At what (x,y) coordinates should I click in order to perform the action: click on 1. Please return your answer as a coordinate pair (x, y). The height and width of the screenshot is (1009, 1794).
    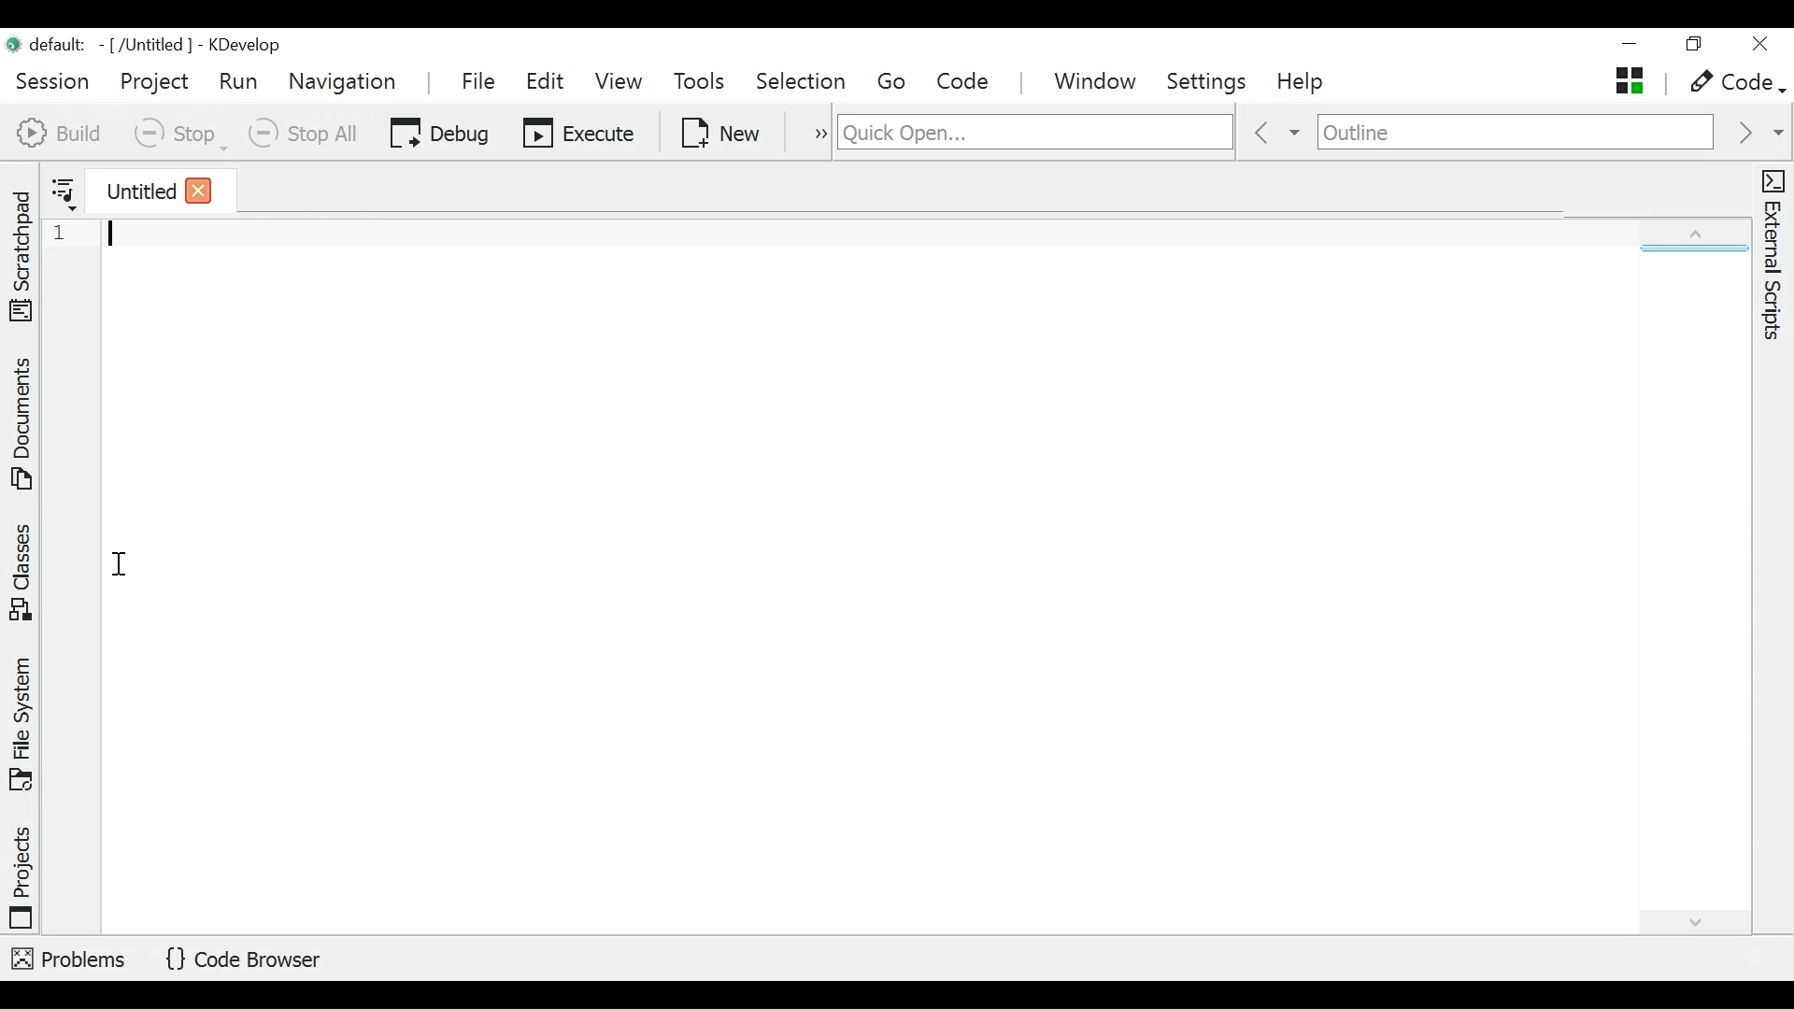
    Looking at the image, I should click on (67, 232).